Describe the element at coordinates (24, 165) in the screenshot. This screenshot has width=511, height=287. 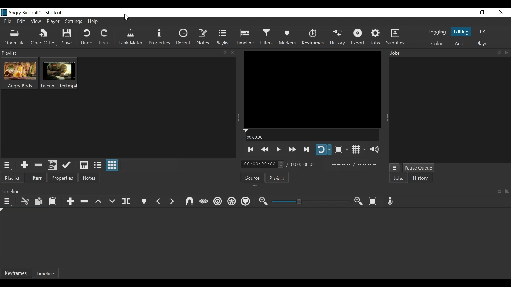
I see `Add the Source to the playlist` at that location.